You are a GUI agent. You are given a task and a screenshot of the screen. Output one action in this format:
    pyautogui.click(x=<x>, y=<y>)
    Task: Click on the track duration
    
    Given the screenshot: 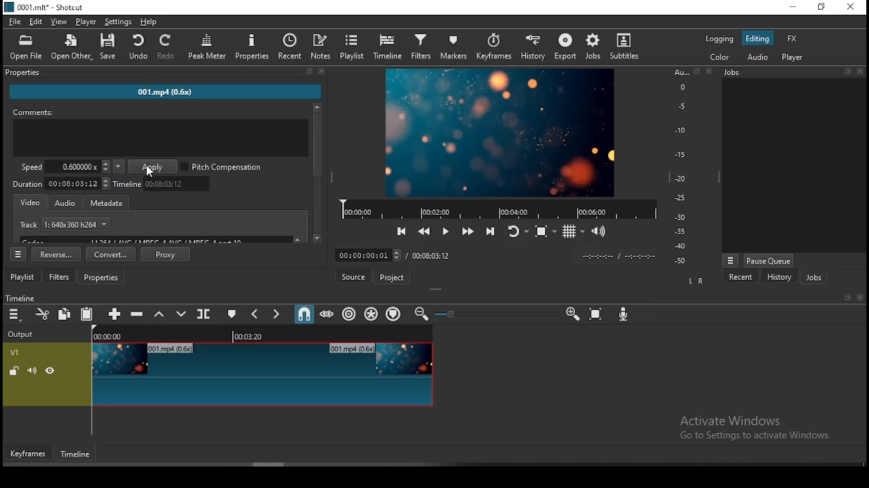 What is the action you would take?
    pyautogui.click(x=431, y=257)
    